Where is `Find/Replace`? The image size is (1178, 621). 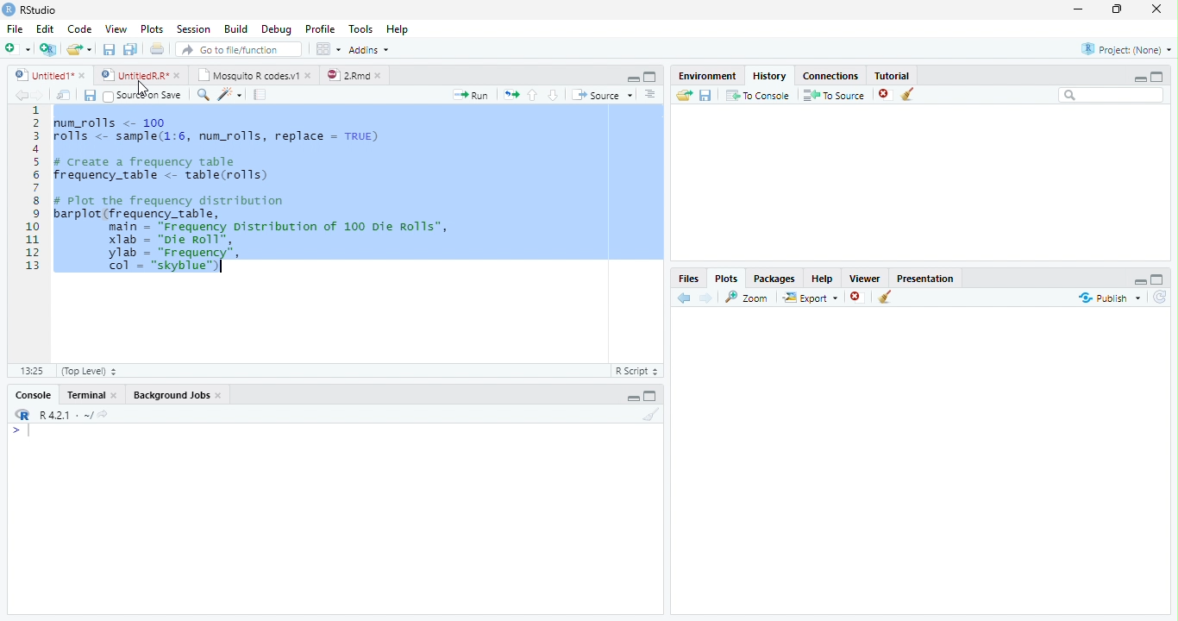
Find/Replace is located at coordinates (201, 95).